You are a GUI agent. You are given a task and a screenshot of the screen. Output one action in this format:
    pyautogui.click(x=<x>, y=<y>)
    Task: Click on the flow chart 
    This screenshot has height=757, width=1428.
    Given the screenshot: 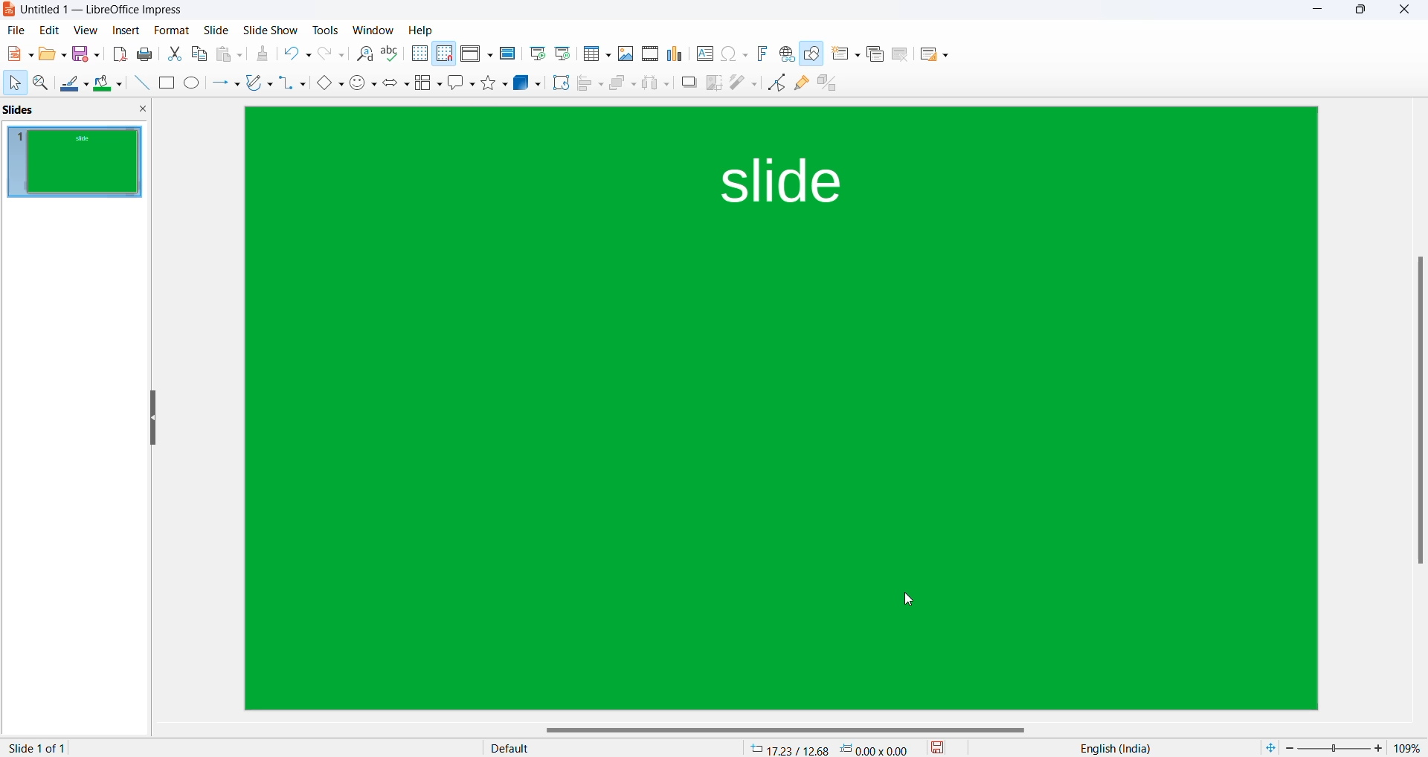 What is the action you would take?
    pyautogui.click(x=429, y=83)
    